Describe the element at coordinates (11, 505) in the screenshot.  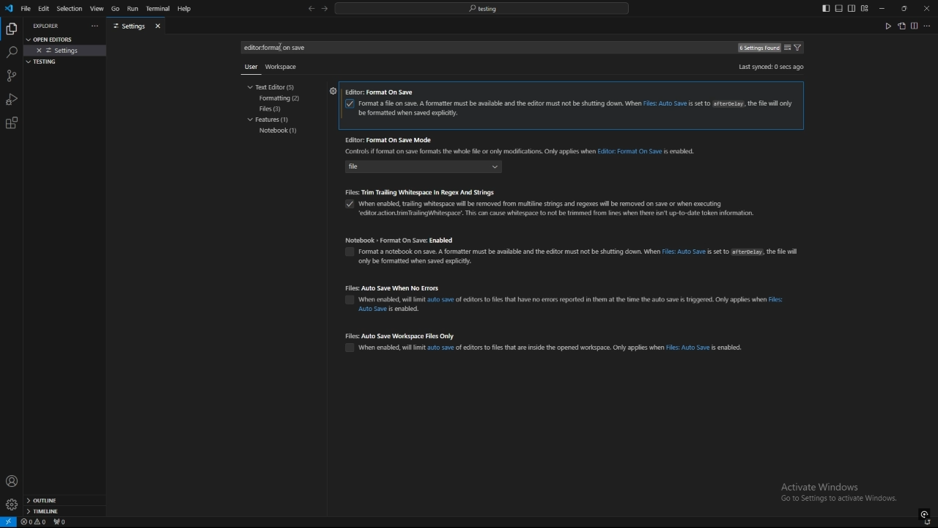
I see `settings` at that location.